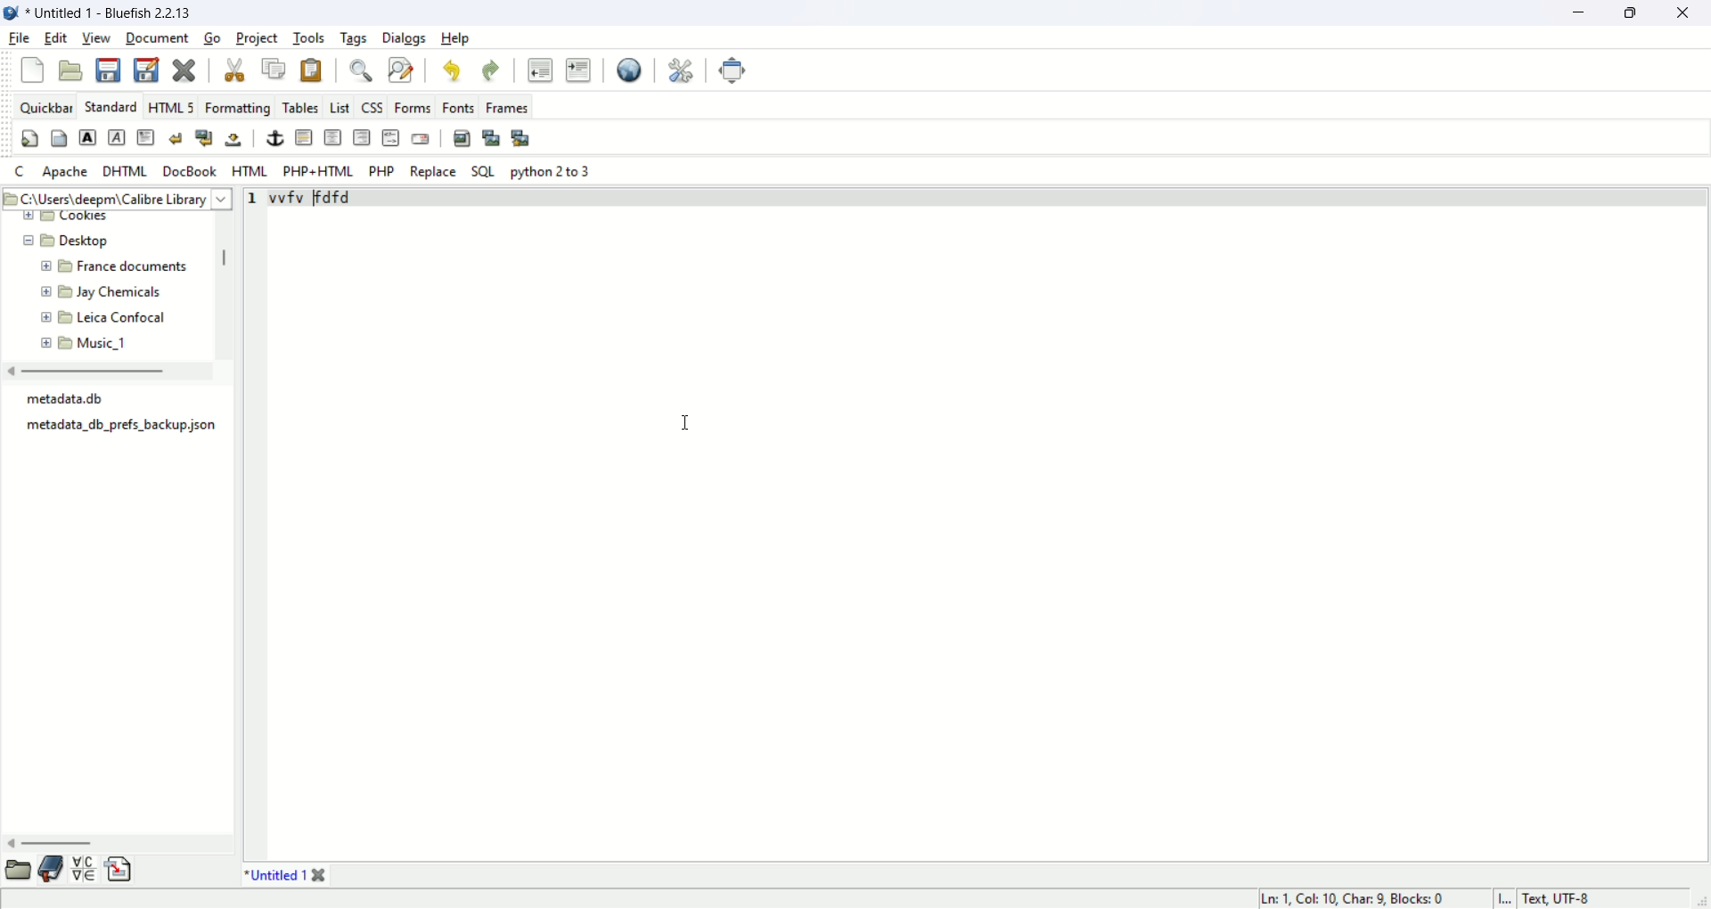 The width and height of the screenshot is (1711, 909). I want to click on minimize, so click(1576, 11).